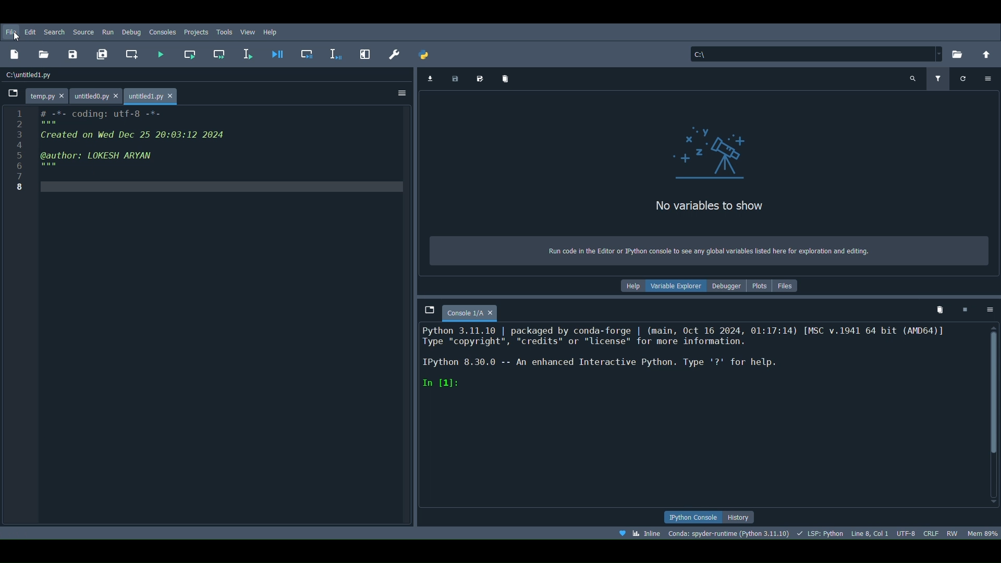 This screenshot has width=1001, height=563. Describe the element at coordinates (678, 284) in the screenshot. I see `Variable explorer` at that location.